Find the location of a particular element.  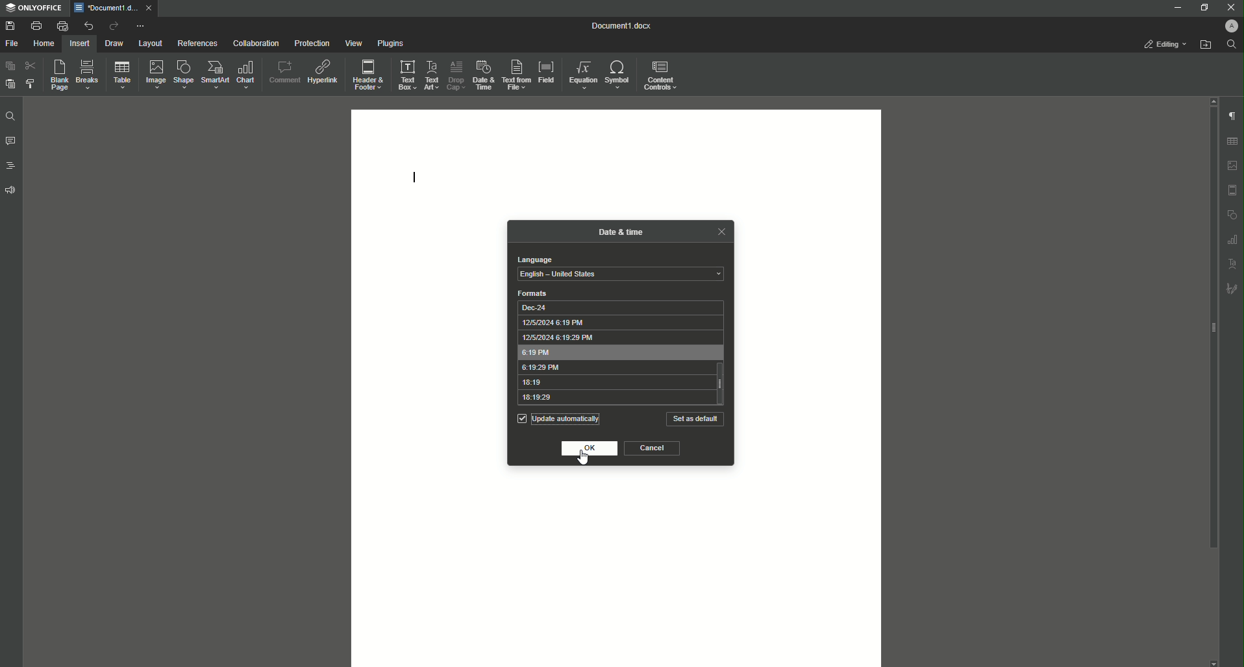

Home is located at coordinates (45, 43).